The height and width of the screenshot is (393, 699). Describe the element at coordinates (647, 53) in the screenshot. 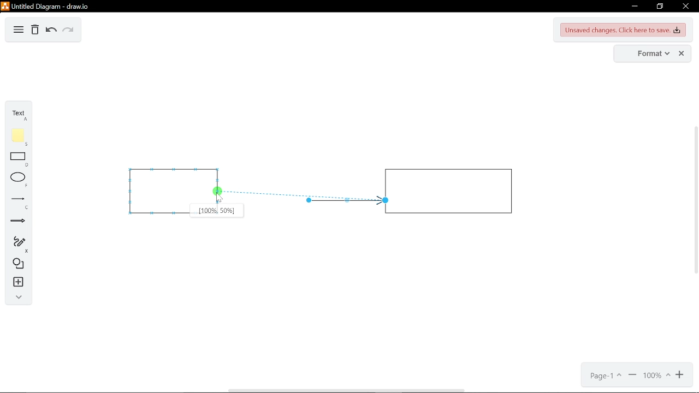

I see `format` at that location.